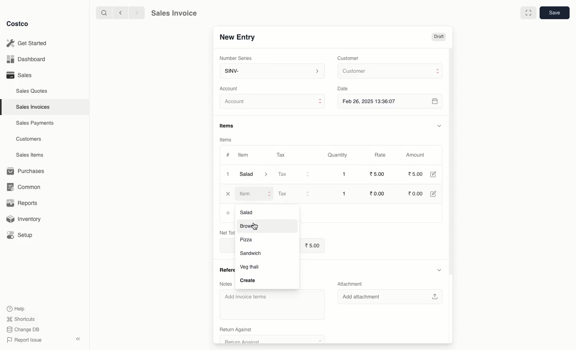 Image resolution: width=576 pixels, height=350 pixels. Describe the element at coordinates (224, 233) in the screenshot. I see `Net Total` at that location.